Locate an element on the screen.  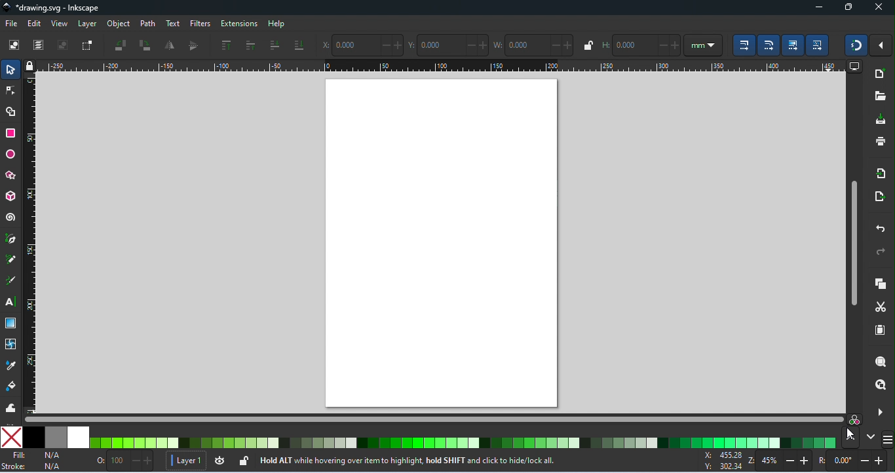
redo is located at coordinates (878, 251).